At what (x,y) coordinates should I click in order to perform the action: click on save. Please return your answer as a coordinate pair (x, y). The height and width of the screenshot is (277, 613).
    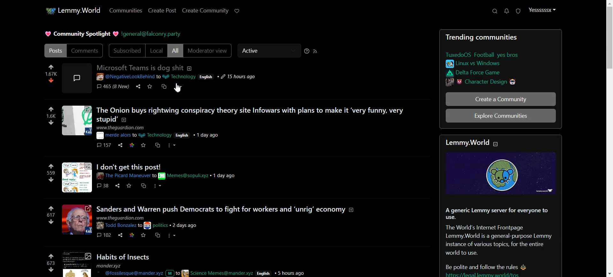
    Looking at the image, I should click on (151, 87).